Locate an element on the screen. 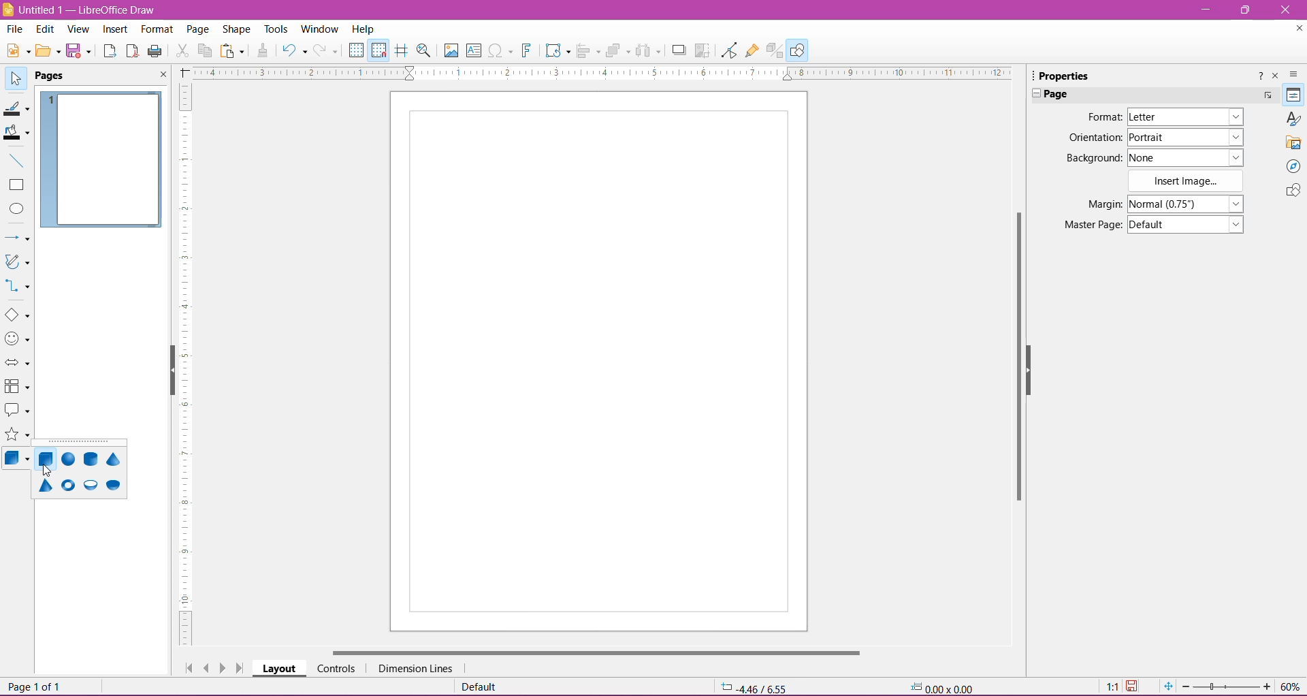  Format is located at coordinates (156, 30).